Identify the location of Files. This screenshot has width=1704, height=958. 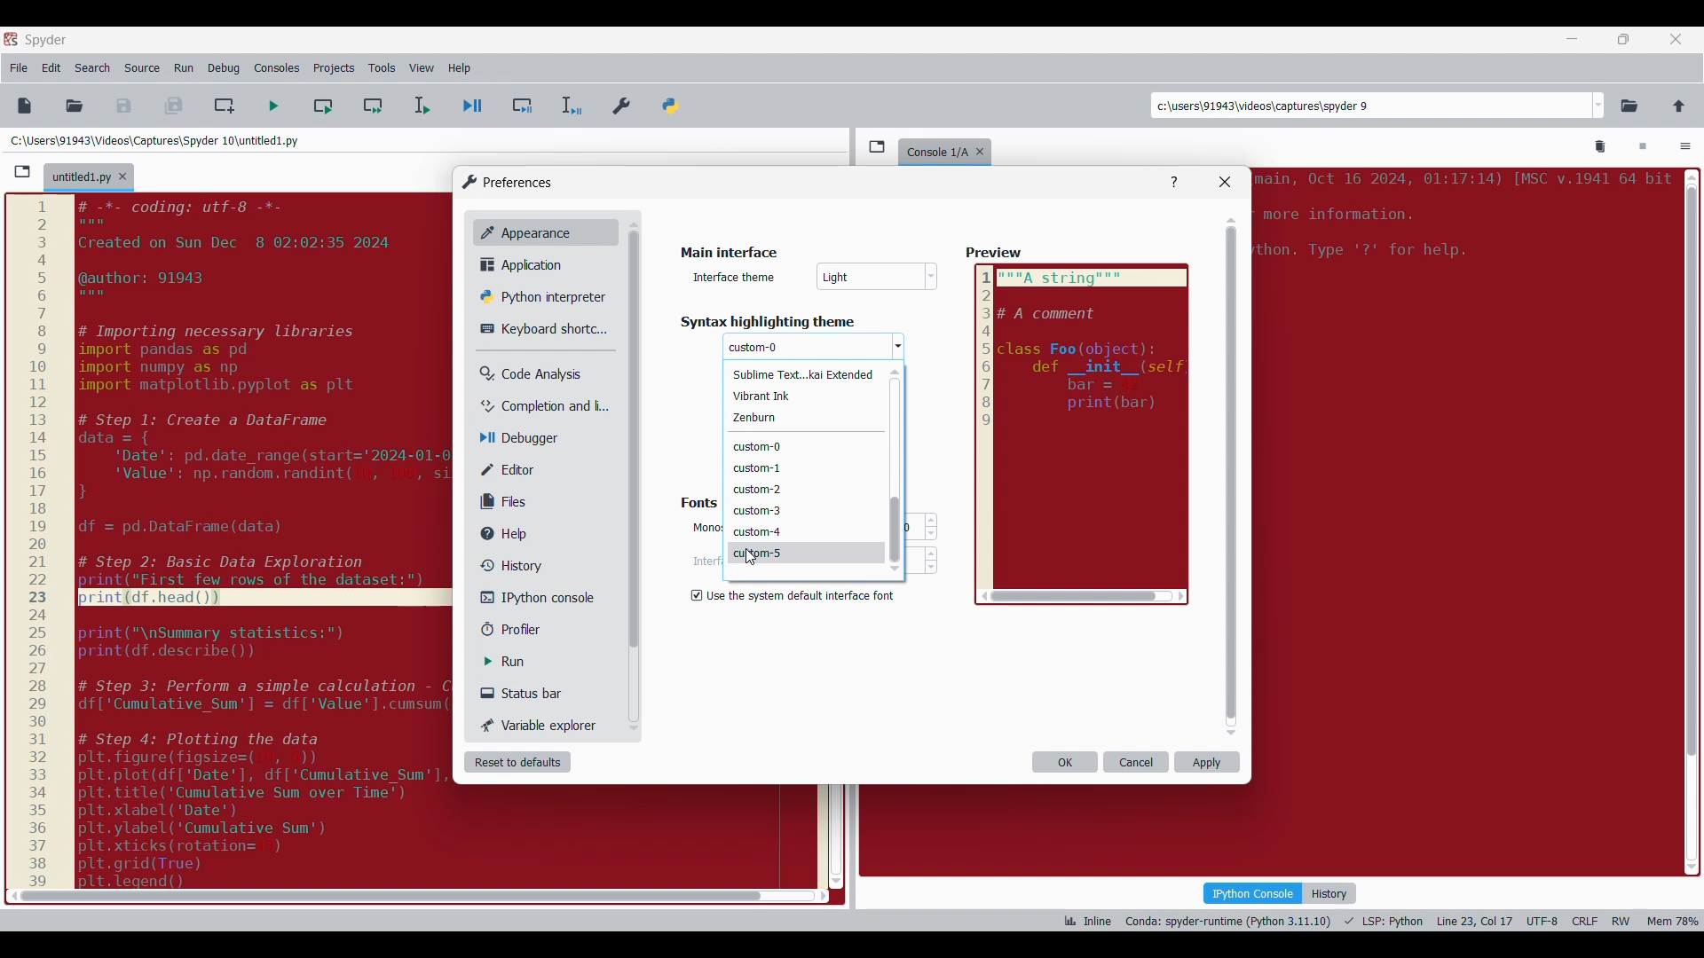
(508, 501).